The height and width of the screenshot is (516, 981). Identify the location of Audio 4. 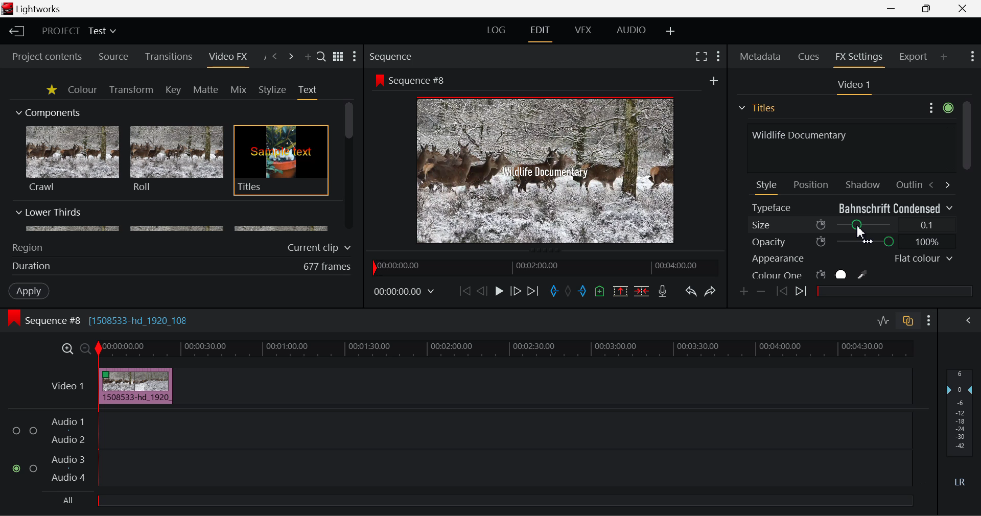
(68, 477).